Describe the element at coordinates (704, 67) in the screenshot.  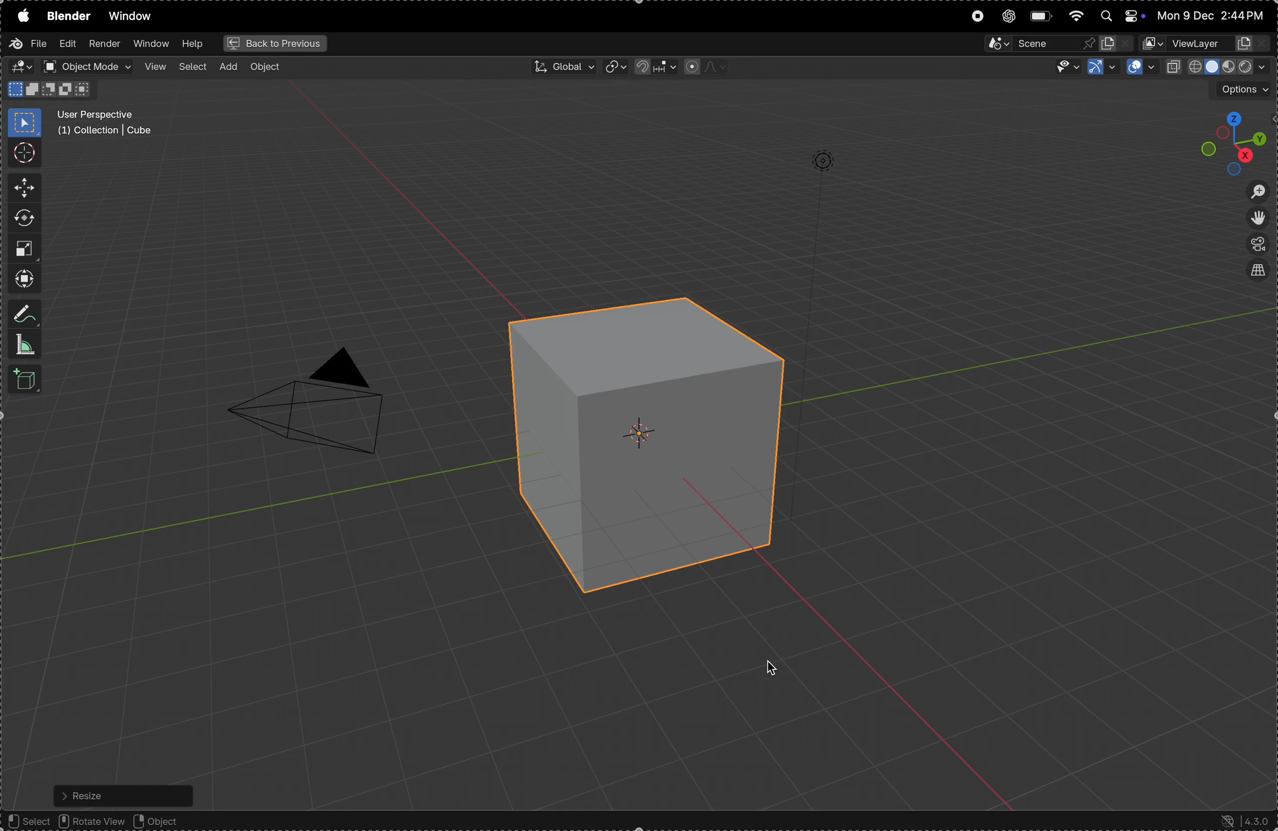
I see `proportional fall off` at that location.